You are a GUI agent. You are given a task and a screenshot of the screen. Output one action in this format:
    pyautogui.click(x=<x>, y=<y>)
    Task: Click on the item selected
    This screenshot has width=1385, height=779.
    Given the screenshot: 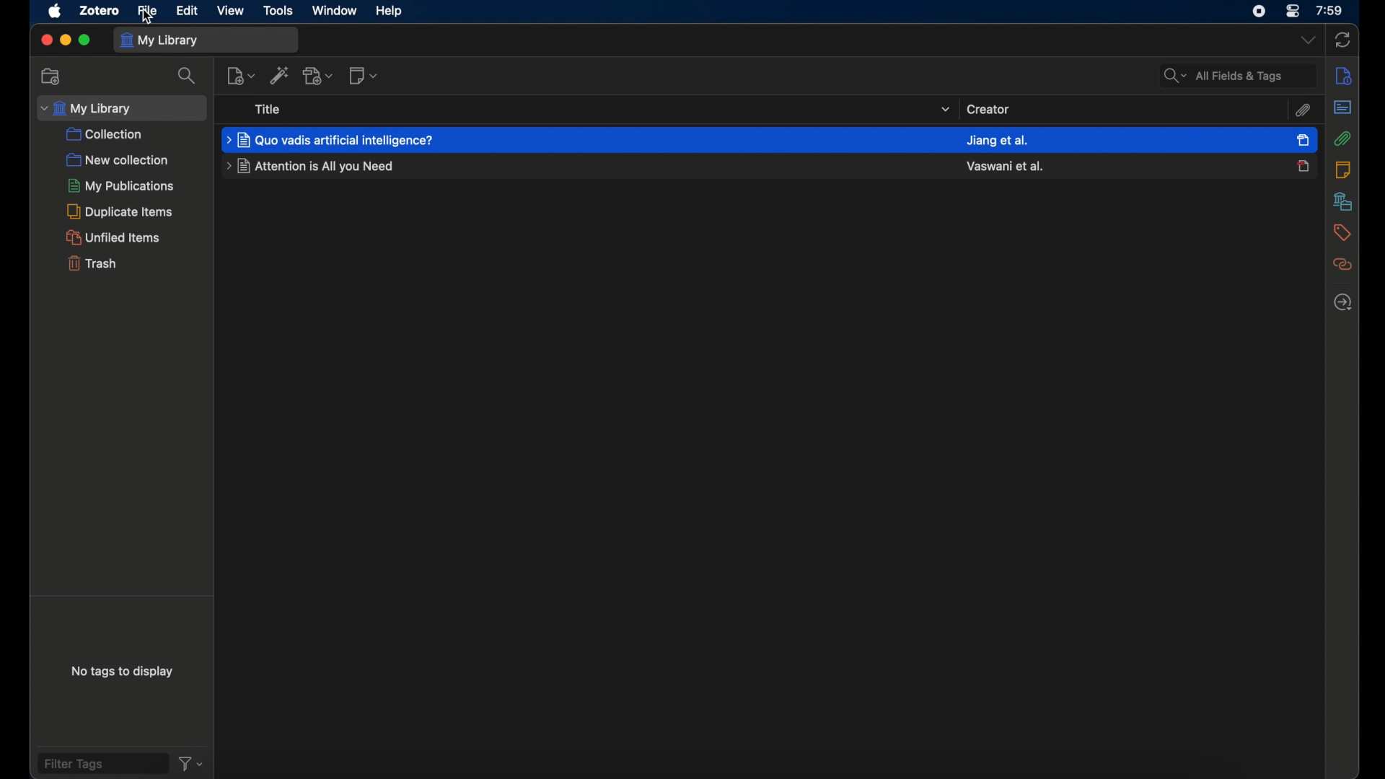 What is the action you would take?
    pyautogui.click(x=1303, y=139)
    